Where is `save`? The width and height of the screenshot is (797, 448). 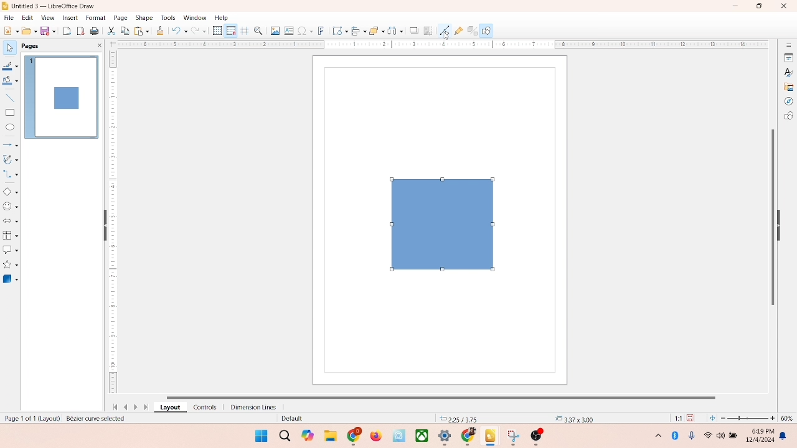
save is located at coordinates (692, 418).